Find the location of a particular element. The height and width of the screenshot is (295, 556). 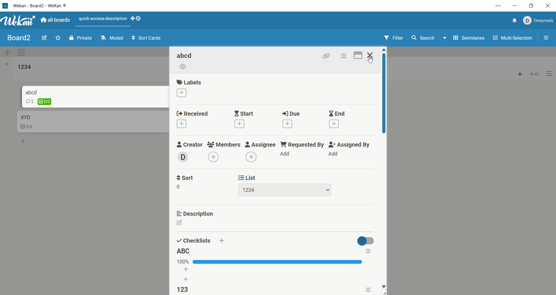

add is located at coordinates (517, 74).